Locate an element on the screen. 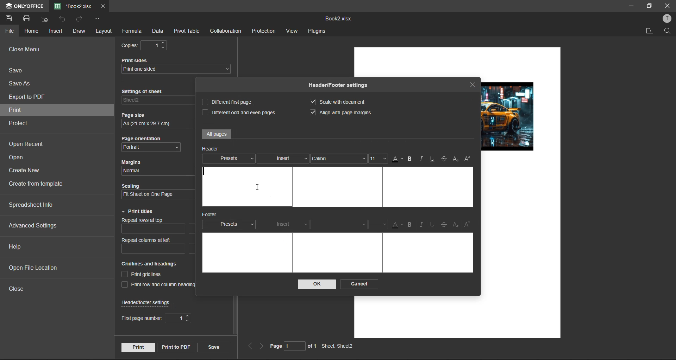 This screenshot has height=360, width=676. font color is located at coordinates (396, 225).